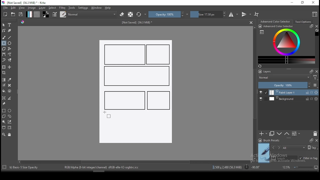  What do you see at coordinates (4, 25) in the screenshot?
I see `select shapes tool` at bounding box center [4, 25].